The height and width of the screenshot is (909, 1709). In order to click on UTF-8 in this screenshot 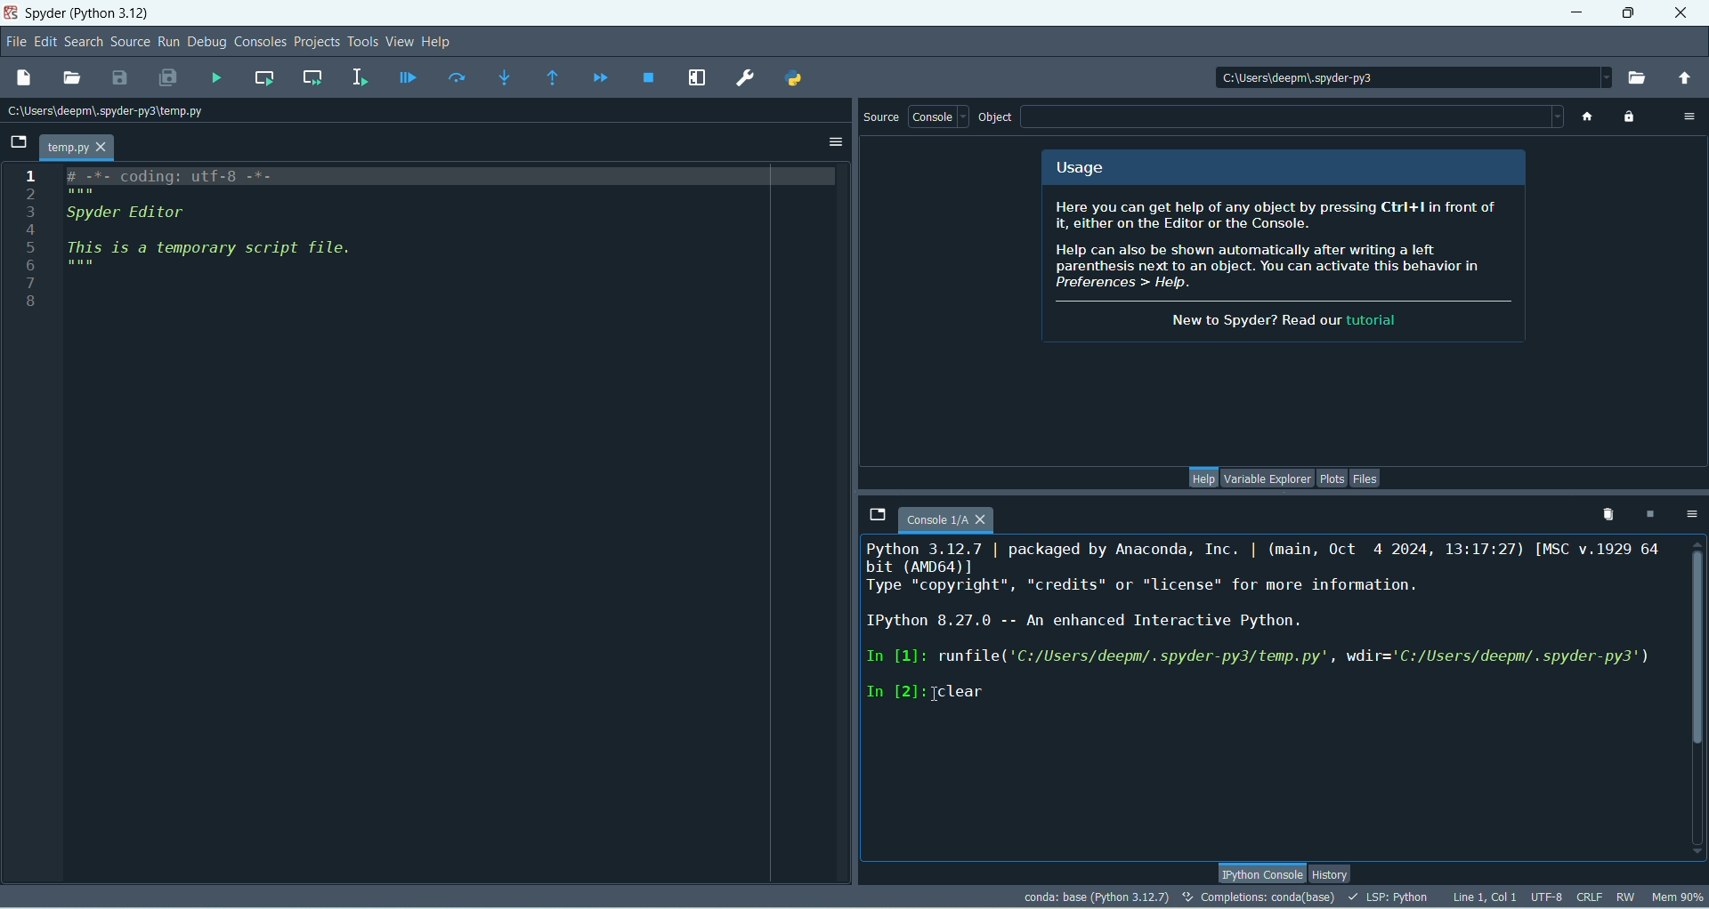, I will do `click(1548, 897)`.